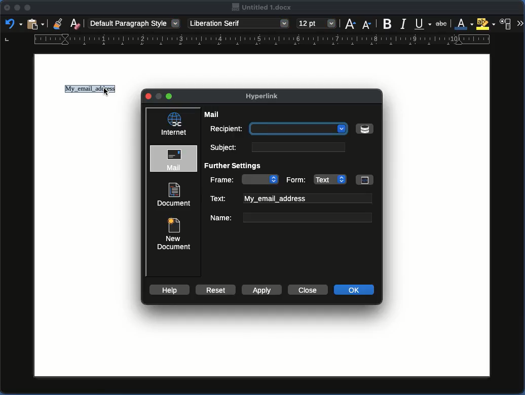 Image resolution: width=525 pixels, height=395 pixels. What do you see at coordinates (442, 24) in the screenshot?
I see `abc` at bounding box center [442, 24].